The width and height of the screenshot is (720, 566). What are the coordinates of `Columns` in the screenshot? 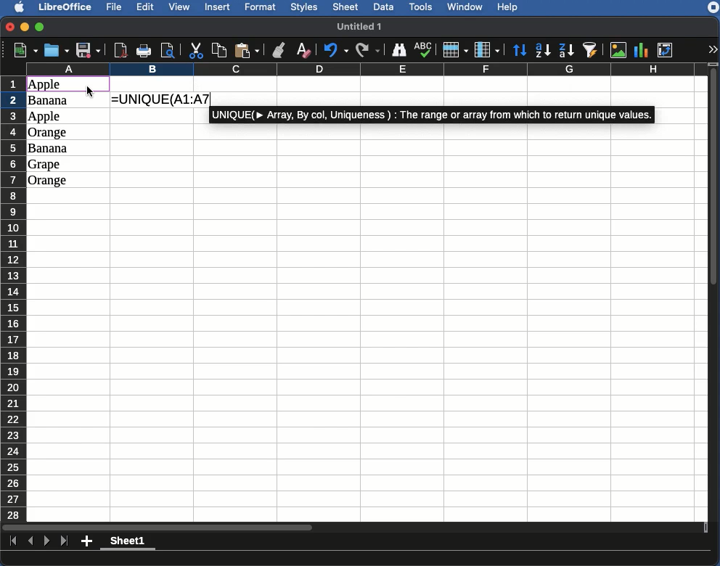 It's located at (364, 69).